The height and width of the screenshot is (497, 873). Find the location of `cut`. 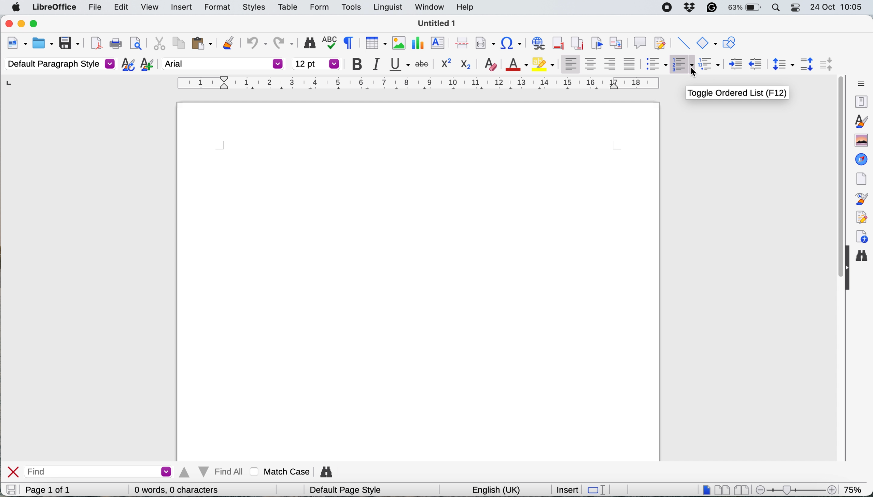

cut is located at coordinates (159, 43).